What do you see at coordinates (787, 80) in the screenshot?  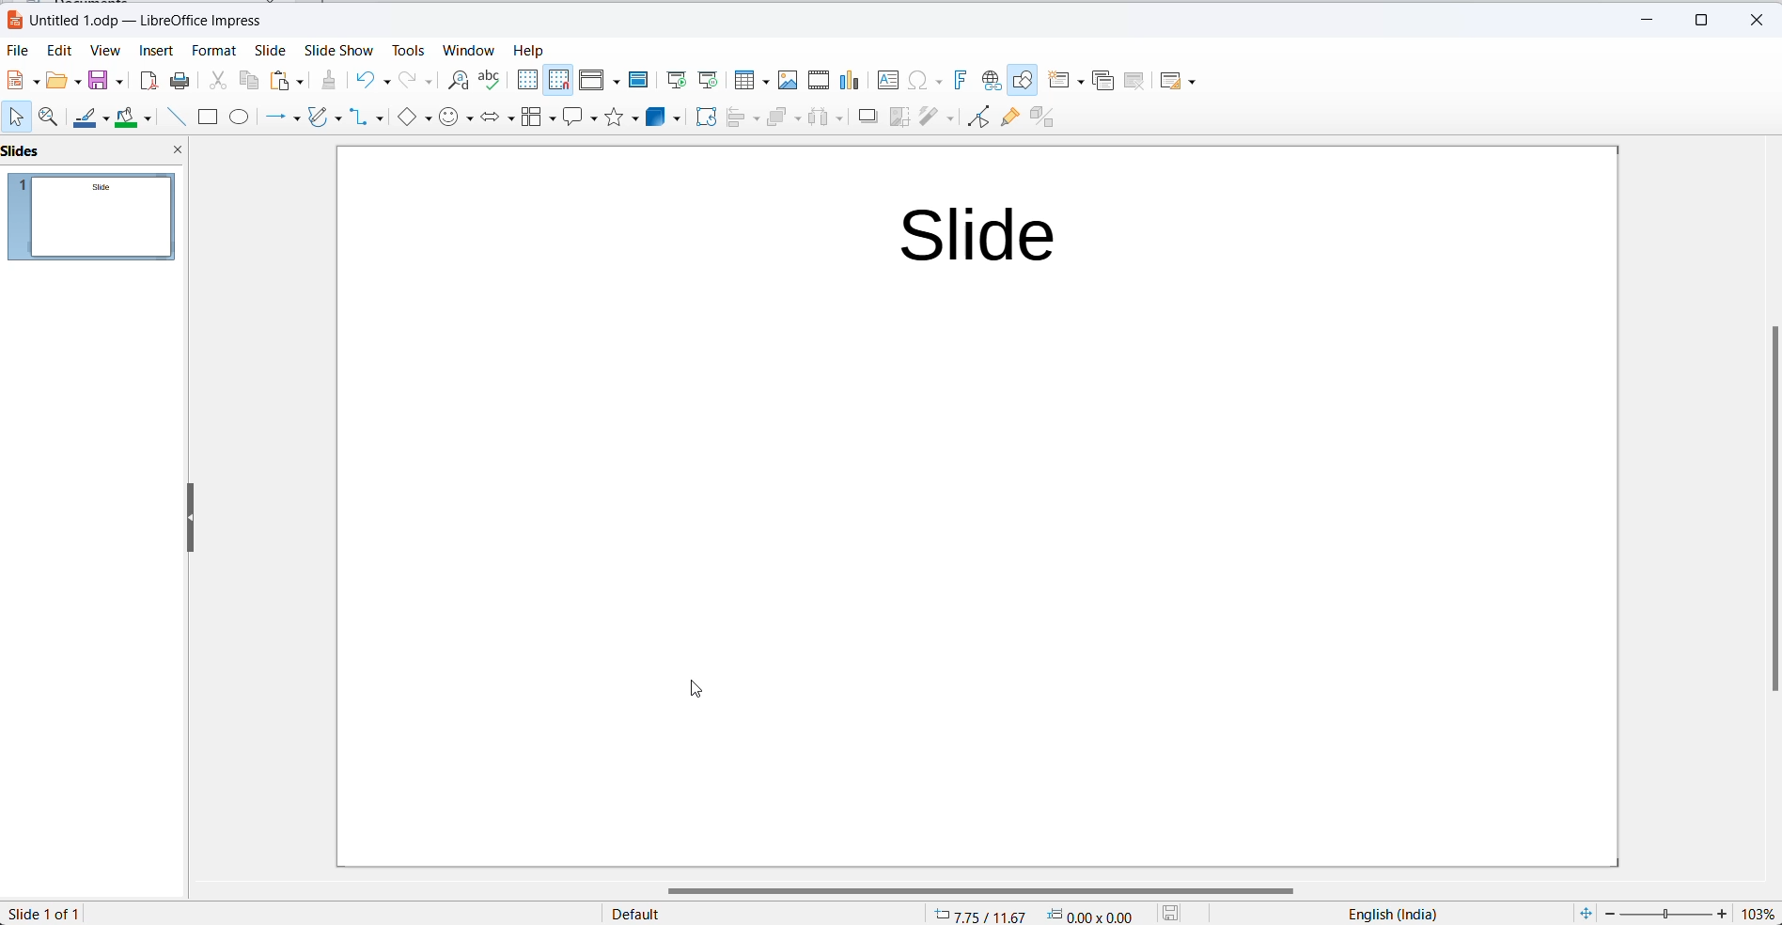 I see `insert images` at bounding box center [787, 80].